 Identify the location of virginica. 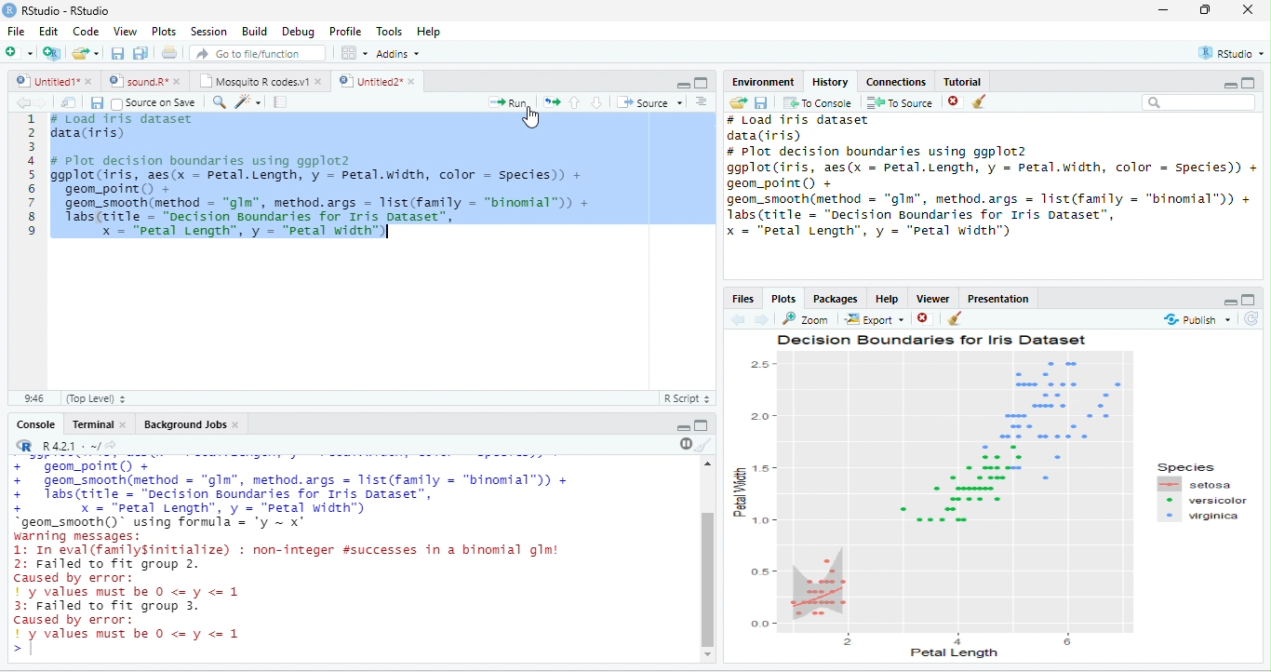
(1201, 516).